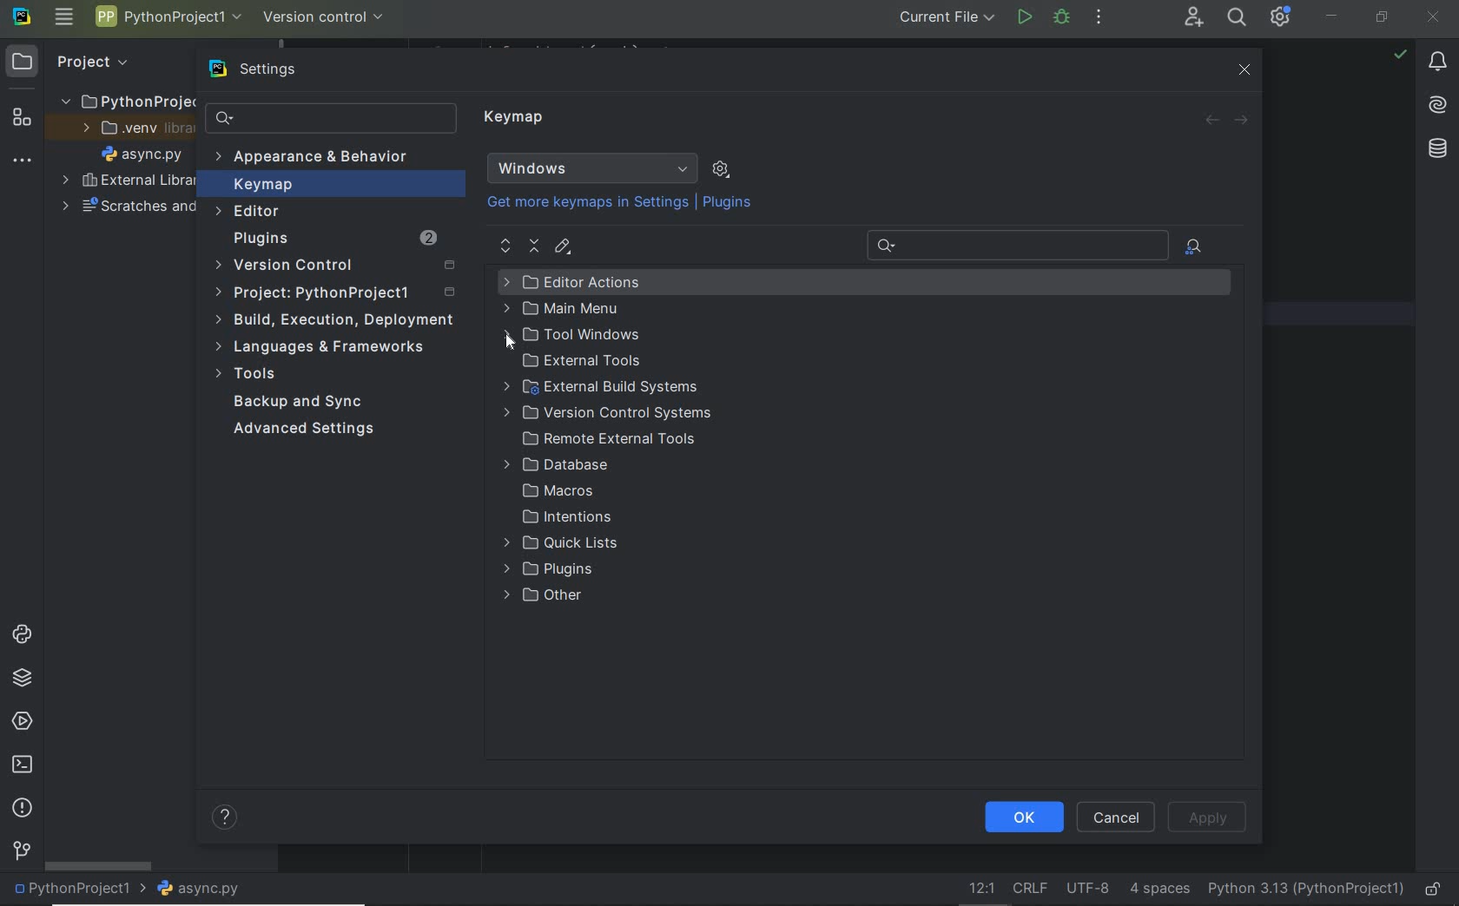 Image resolution: width=1459 pixels, height=906 pixels. What do you see at coordinates (614, 439) in the screenshot?
I see `Remote External Tools` at bounding box center [614, 439].